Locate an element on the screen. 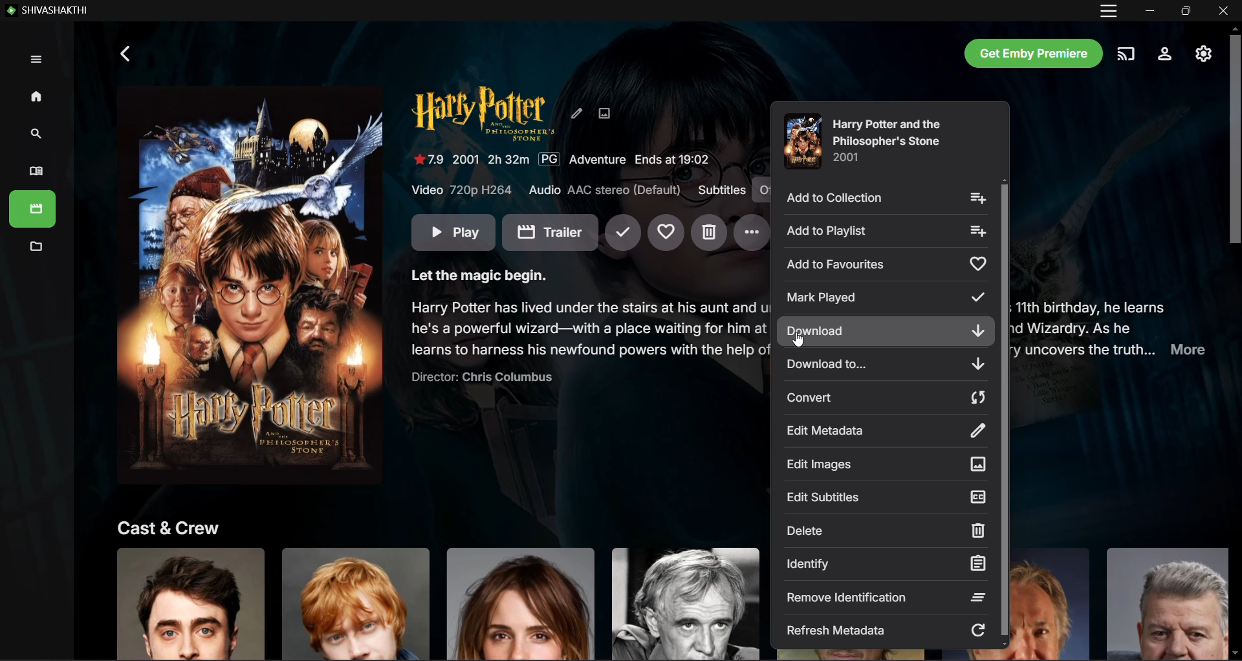  Remove Identification is located at coordinates (888, 599).